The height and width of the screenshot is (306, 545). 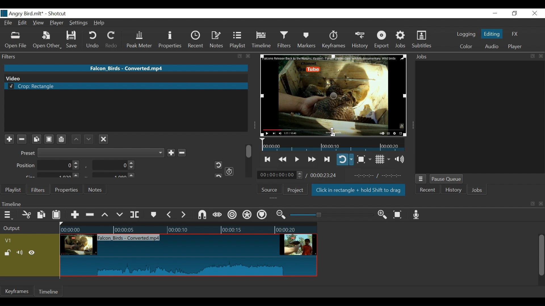 I want to click on Filters, so click(x=37, y=189).